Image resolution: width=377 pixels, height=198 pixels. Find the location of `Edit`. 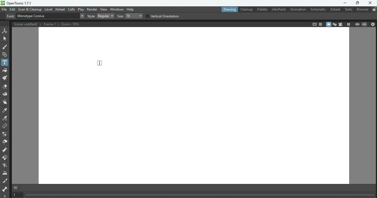

Edit is located at coordinates (13, 9).